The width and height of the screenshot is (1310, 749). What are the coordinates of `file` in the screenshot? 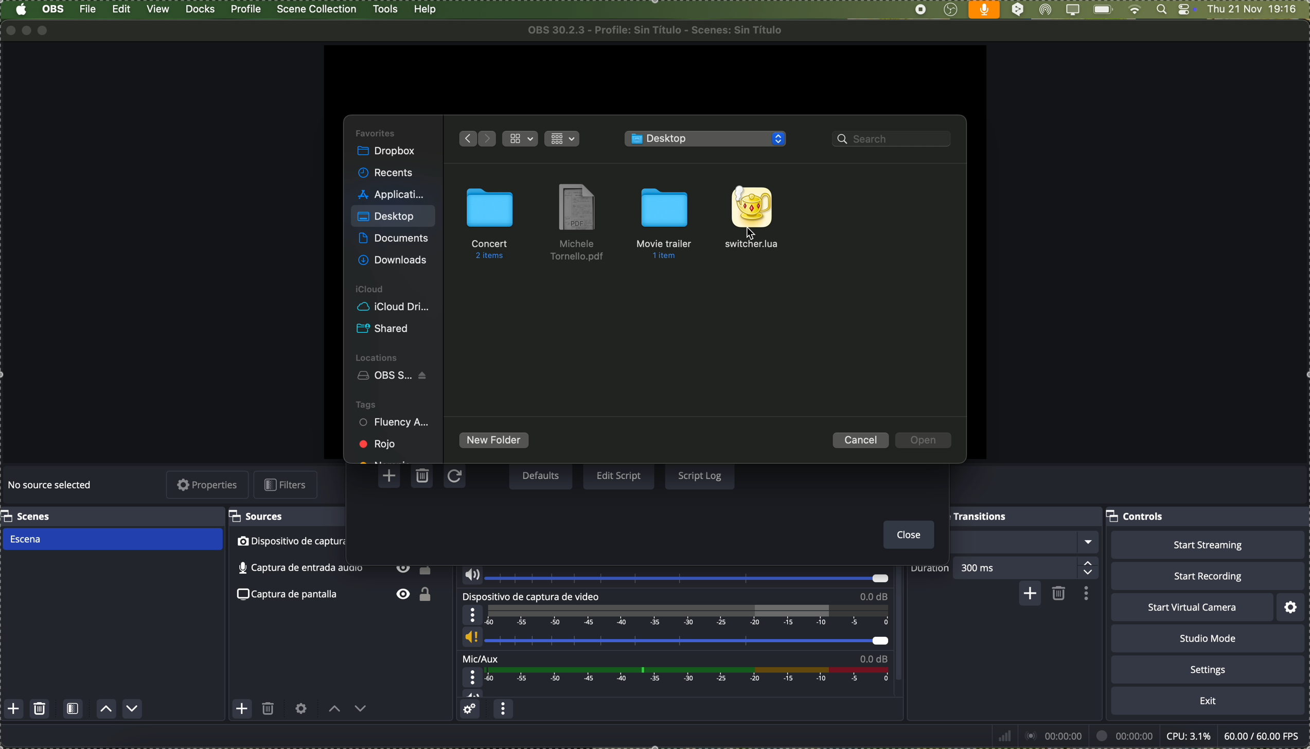 It's located at (89, 9).